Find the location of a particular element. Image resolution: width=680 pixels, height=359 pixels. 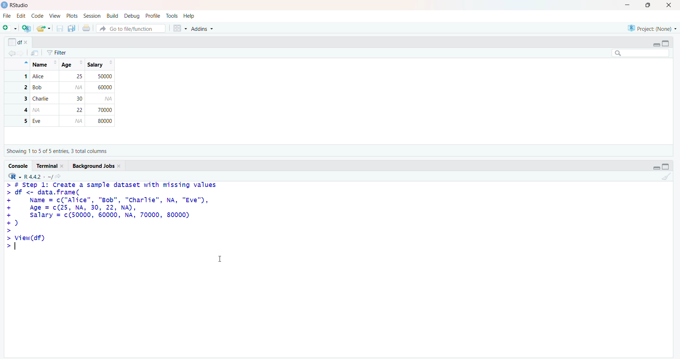

Showing 110 5 of 5 entries, 3 total columns. is located at coordinates (58, 151).